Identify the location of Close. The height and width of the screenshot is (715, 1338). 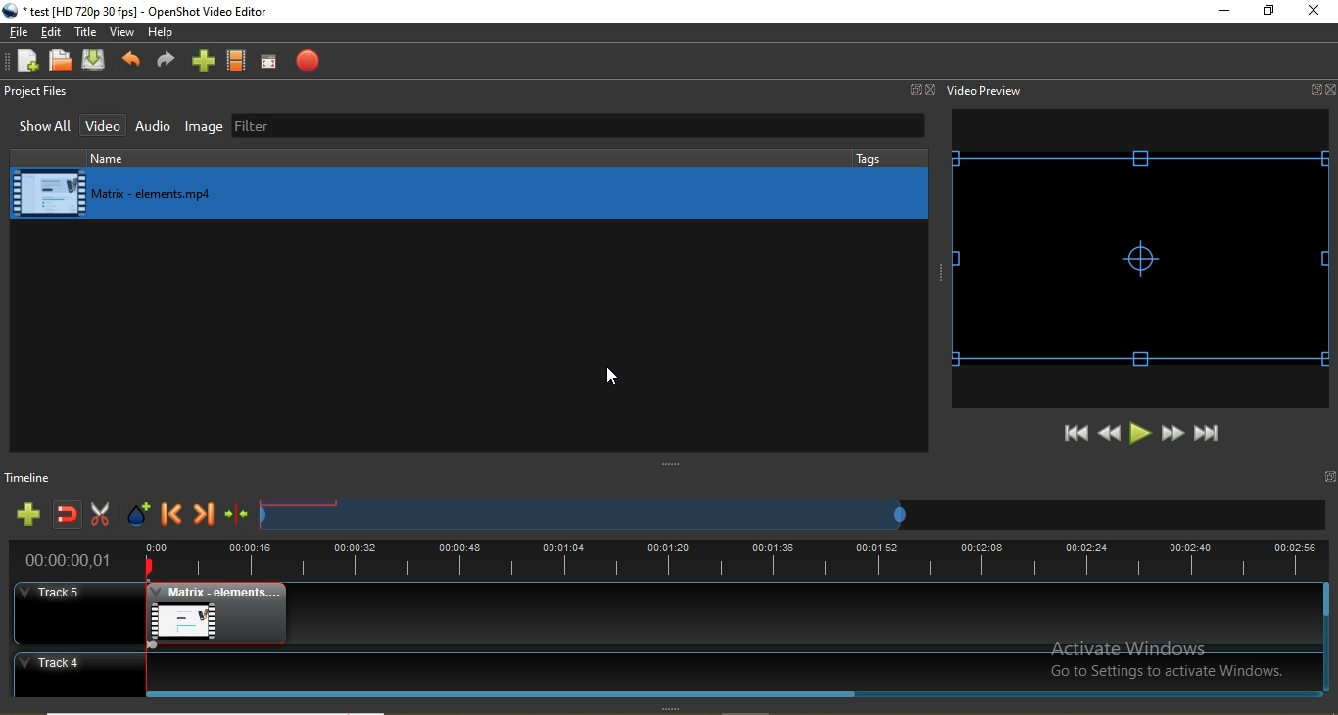
(1331, 90).